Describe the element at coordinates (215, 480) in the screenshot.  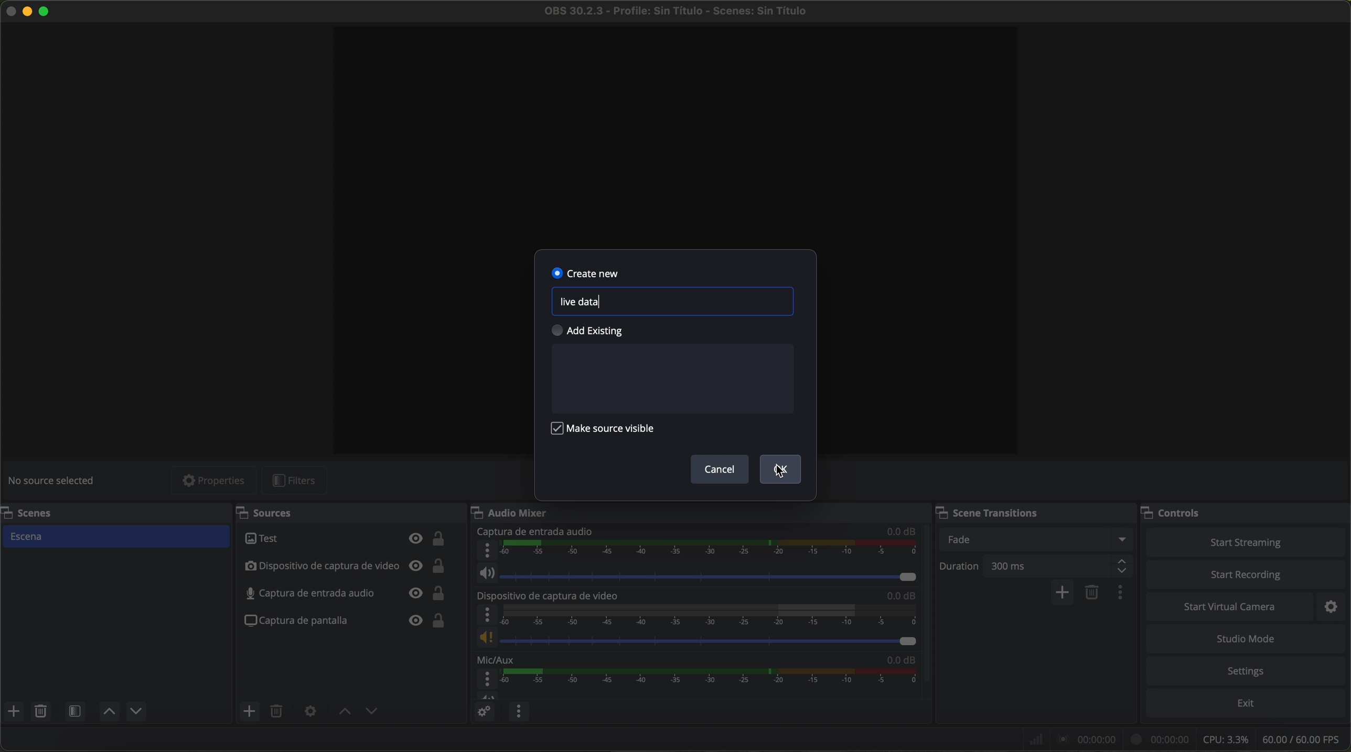
I see `properties` at that location.